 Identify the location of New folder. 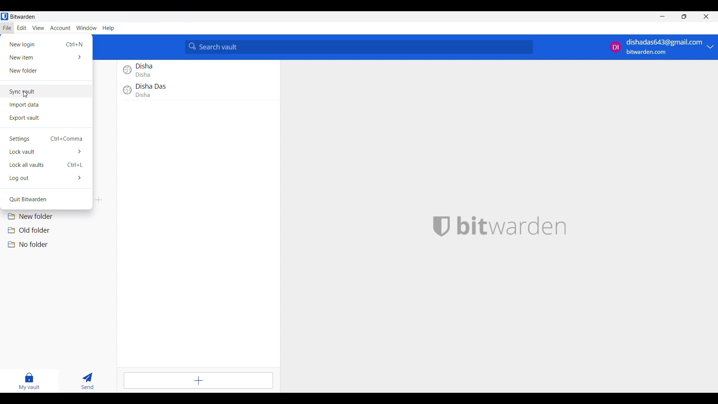
(46, 70).